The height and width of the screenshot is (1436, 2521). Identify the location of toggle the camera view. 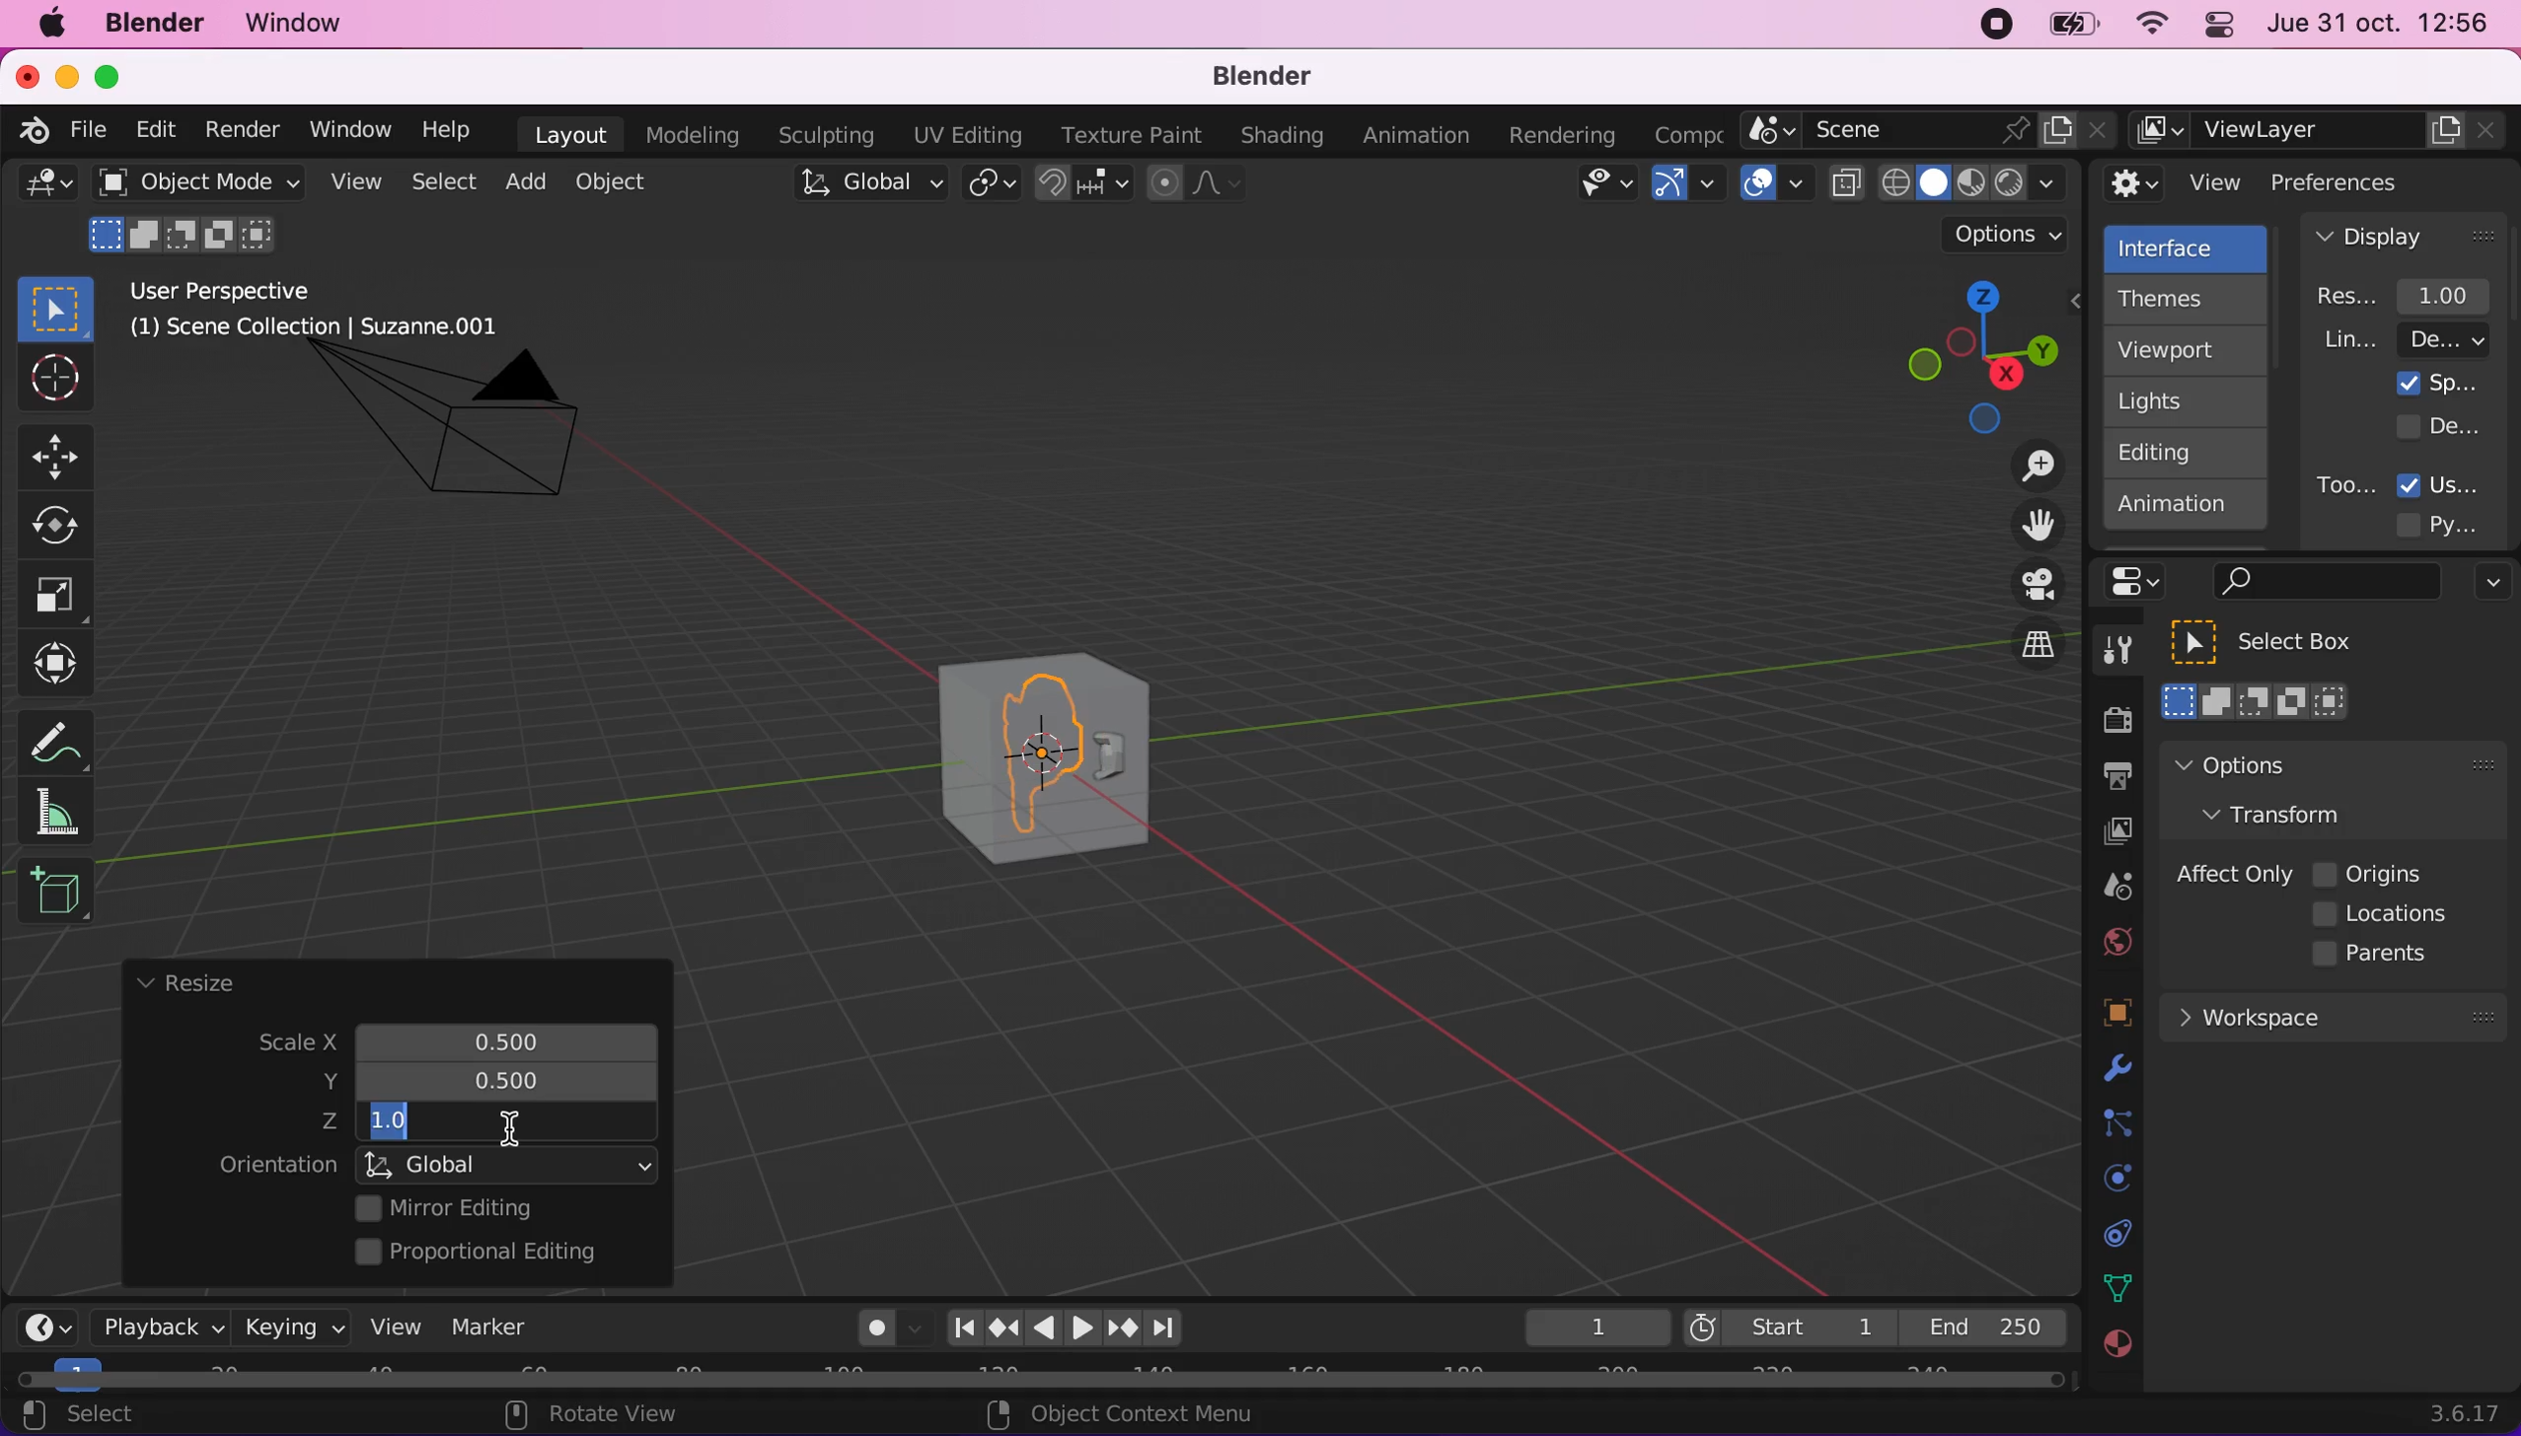
(2025, 586).